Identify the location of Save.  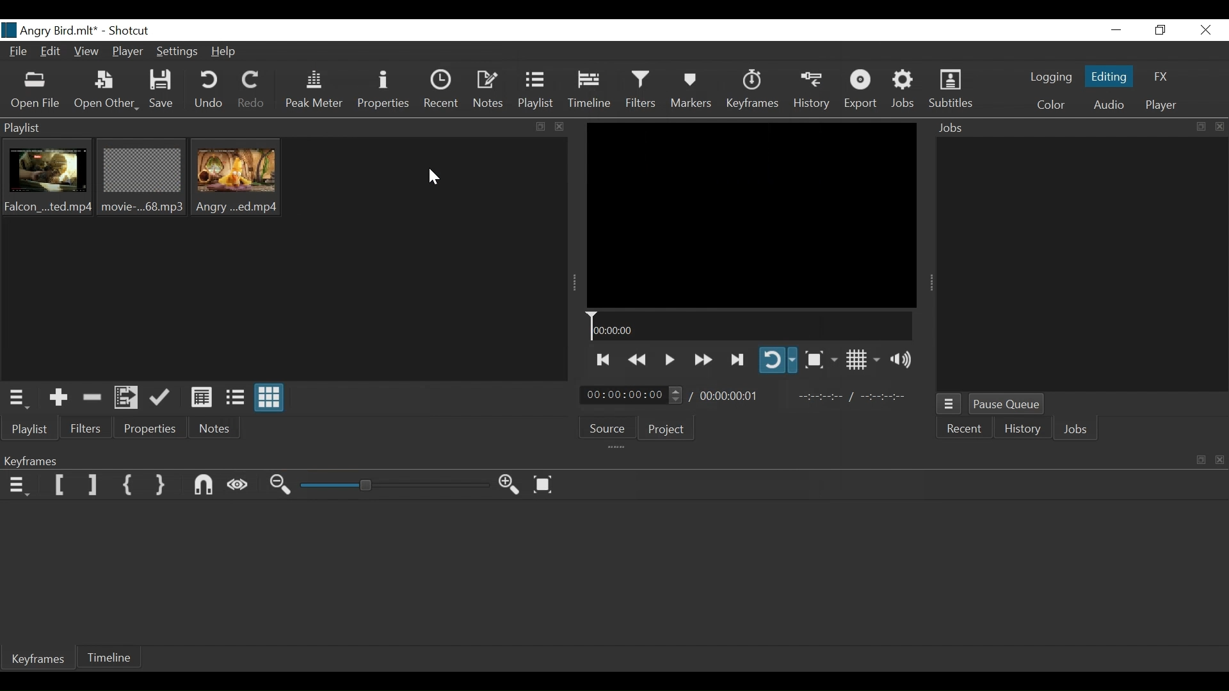
(164, 90).